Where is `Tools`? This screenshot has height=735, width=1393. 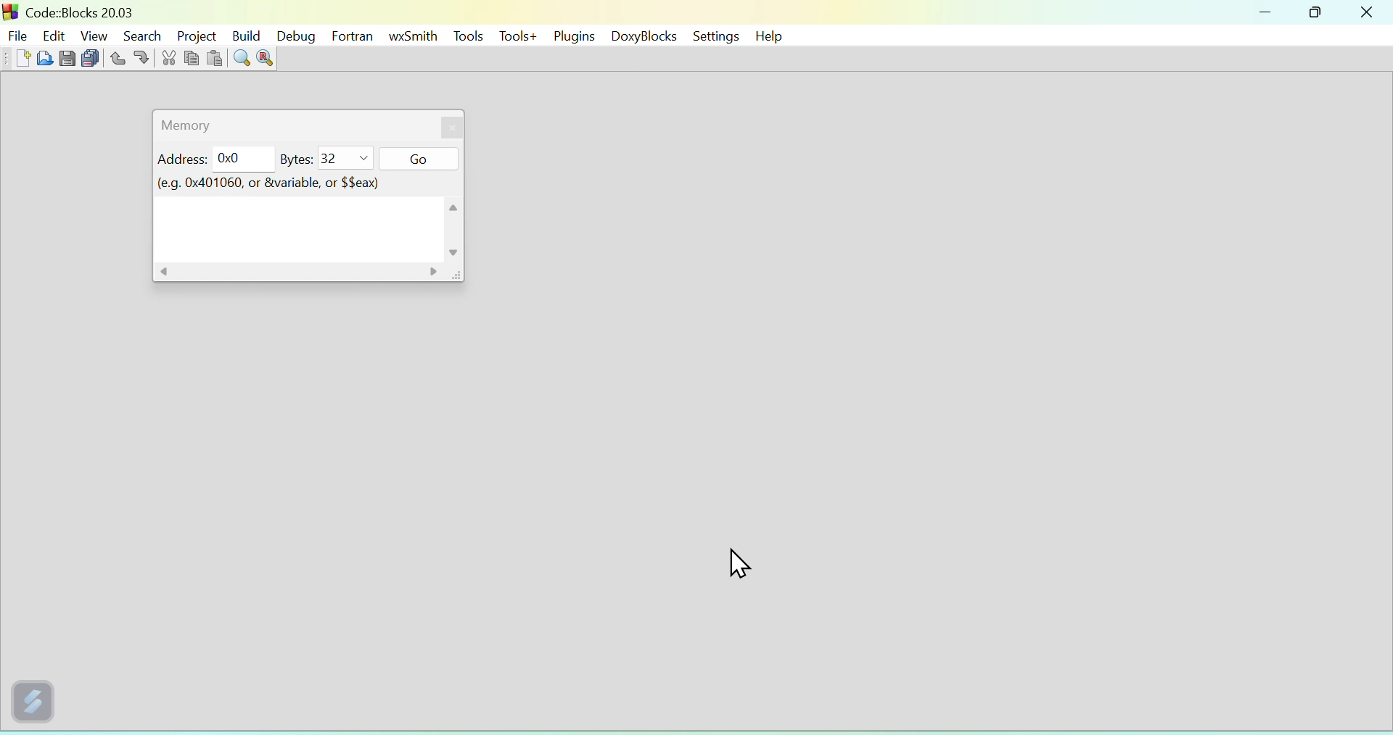
Tools is located at coordinates (467, 34).